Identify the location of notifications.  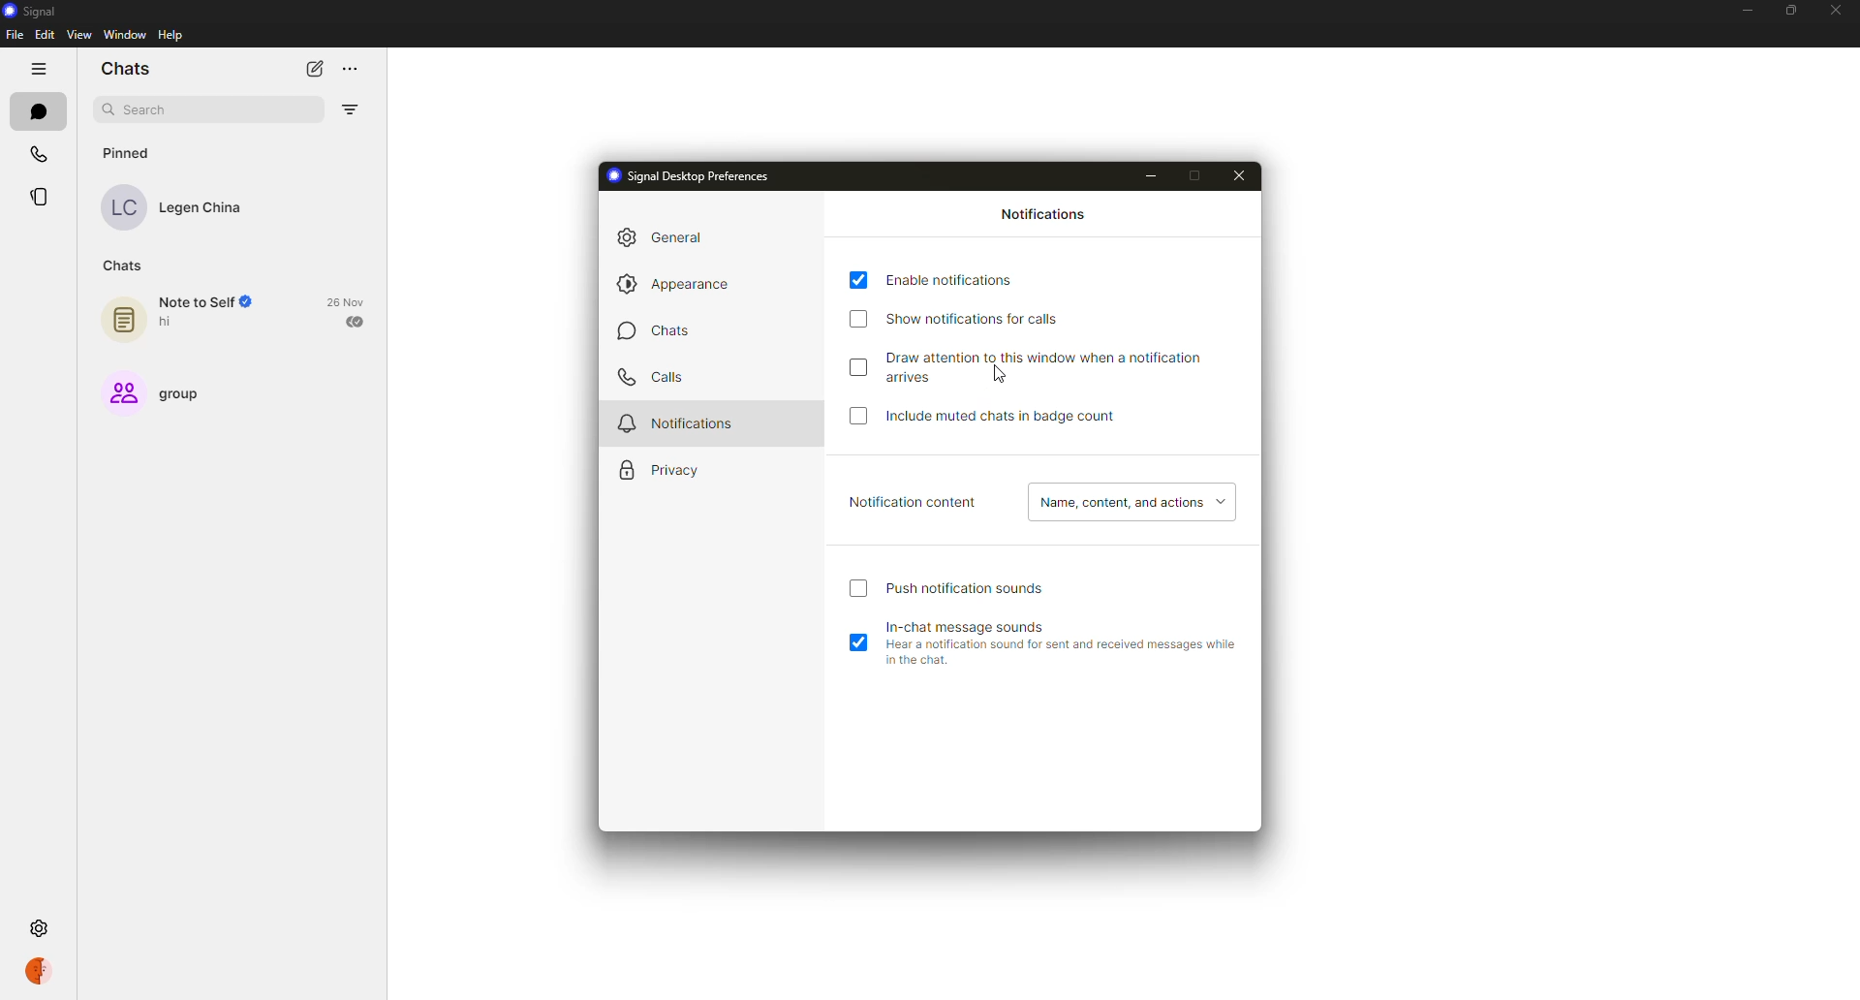
(675, 425).